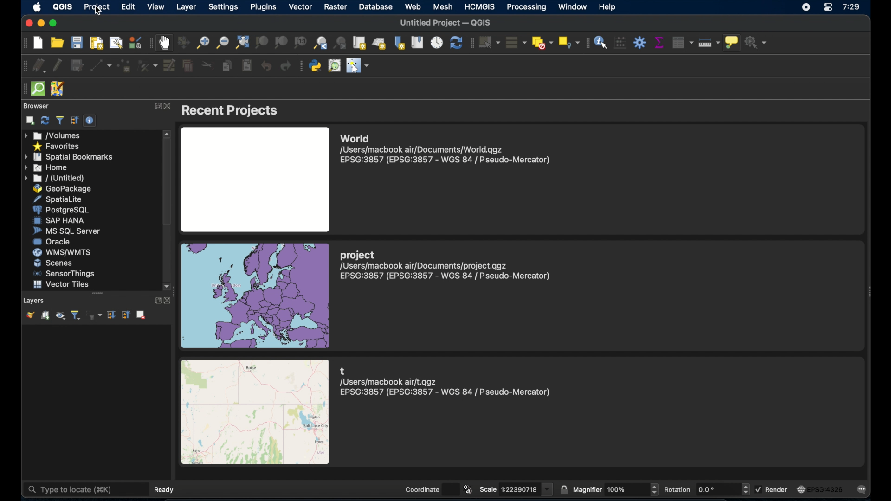 The height and width of the screenshot is (501, 891). What do you see at coordinates (170, 300) in the screenshot?
I see `close` at bounding box center [170, 300].